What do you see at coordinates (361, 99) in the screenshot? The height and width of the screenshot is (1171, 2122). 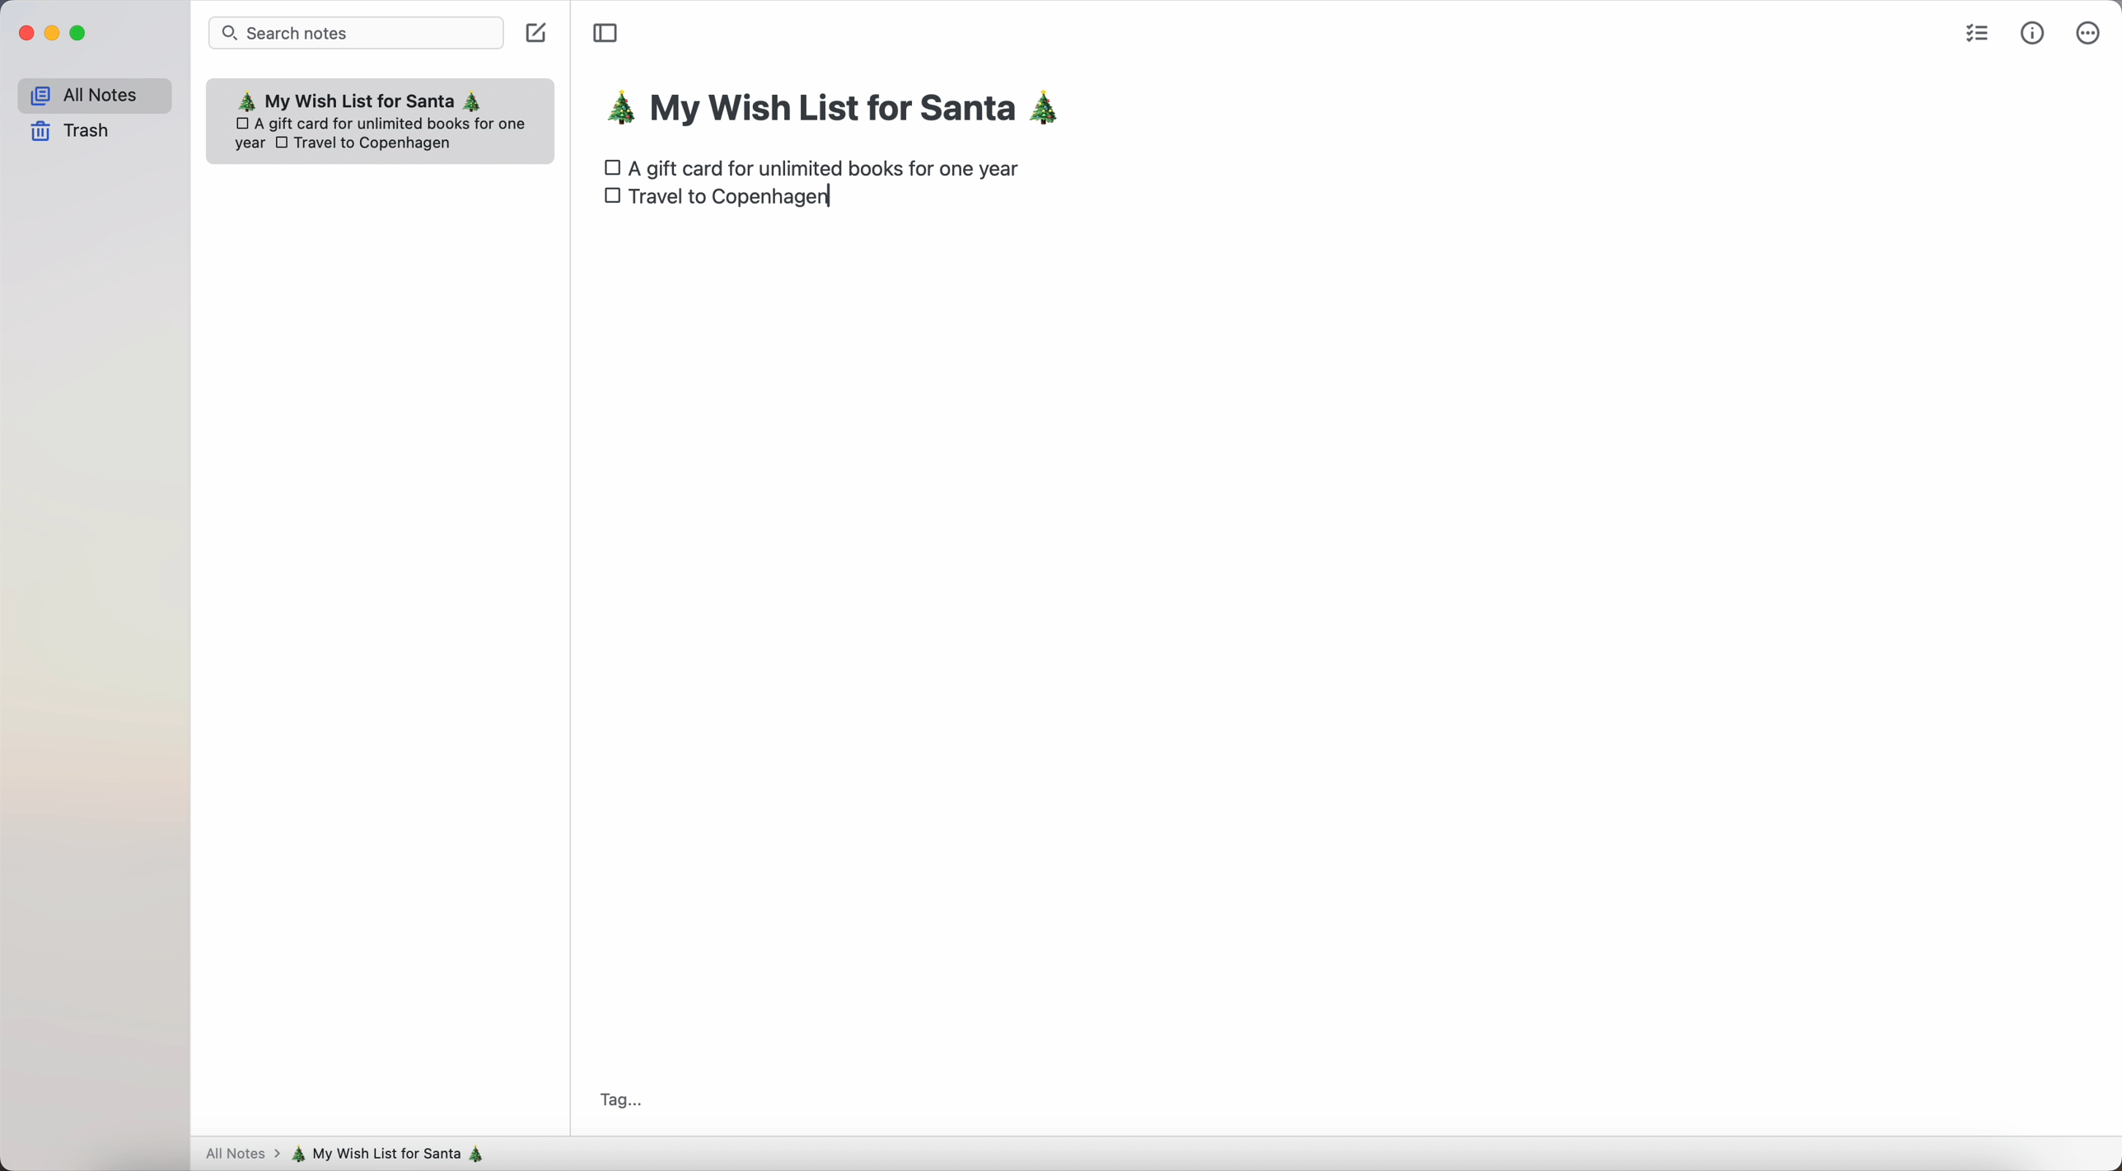 I see `My wish list for Santa` at bounding box center [361, 99].